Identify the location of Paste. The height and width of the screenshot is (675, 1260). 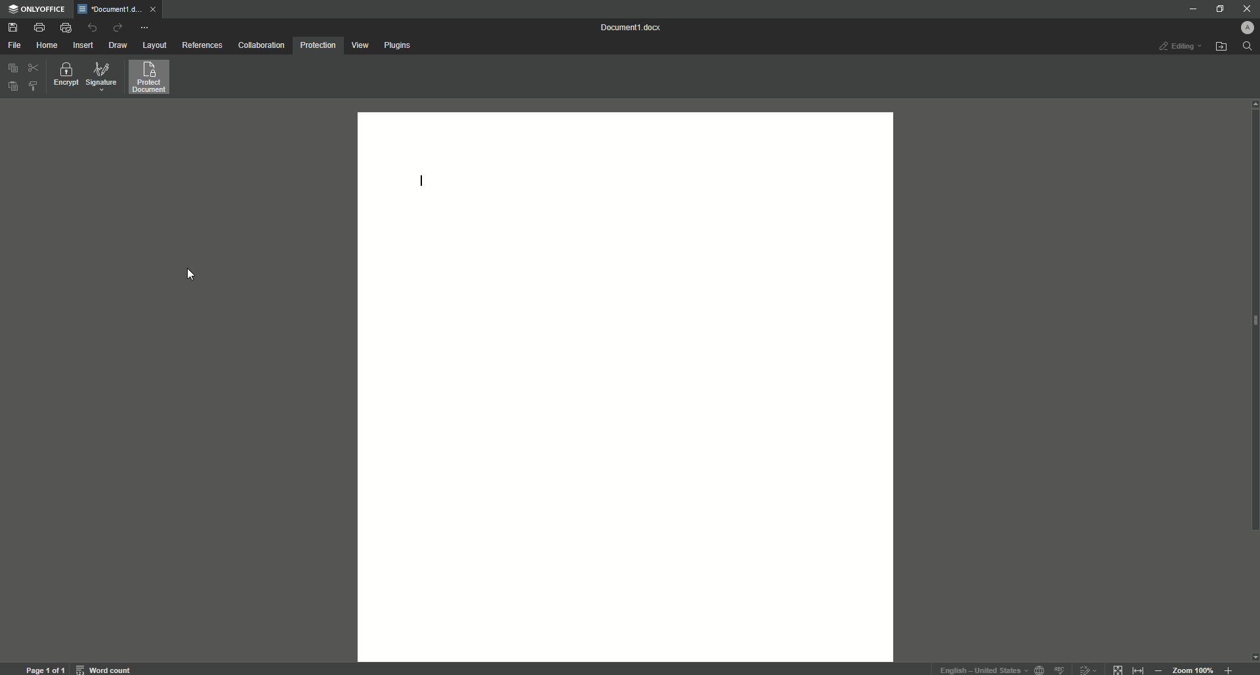
(11, 85).